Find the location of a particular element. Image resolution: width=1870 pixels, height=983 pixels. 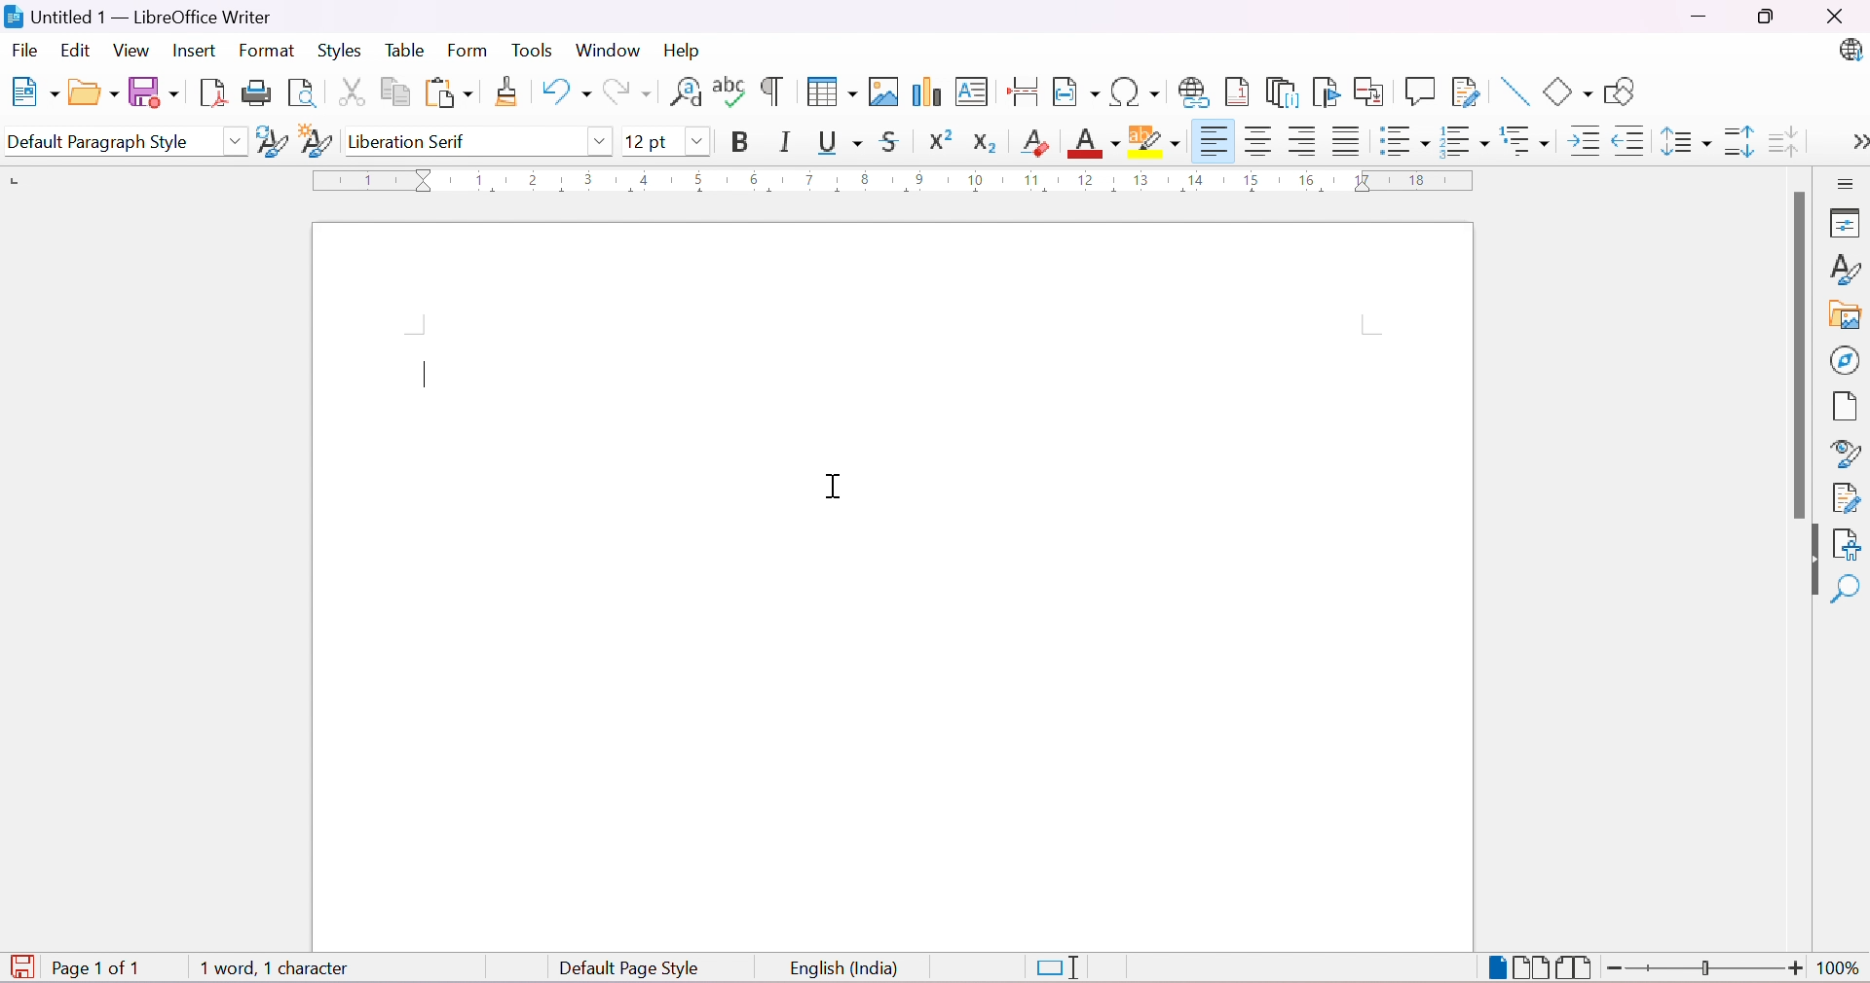

Hide is located at coordinates (1813, 562).